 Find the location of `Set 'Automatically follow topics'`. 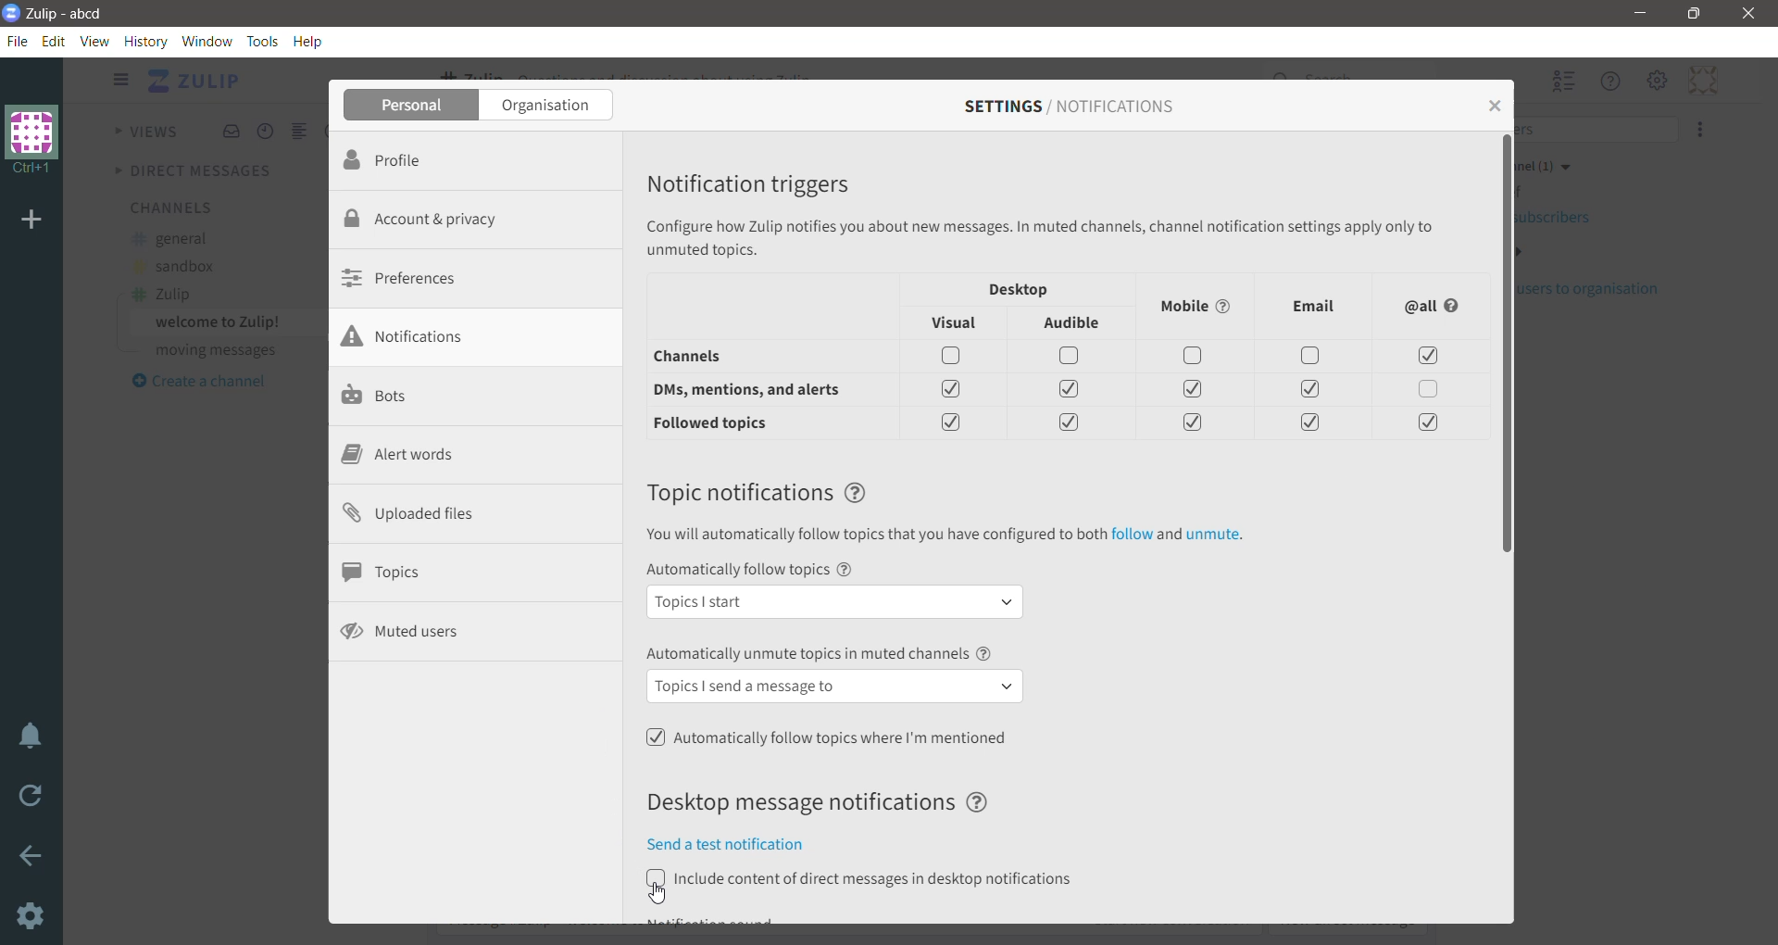

Set 'Automatically follow topics' is located at coordinates (838, 591).